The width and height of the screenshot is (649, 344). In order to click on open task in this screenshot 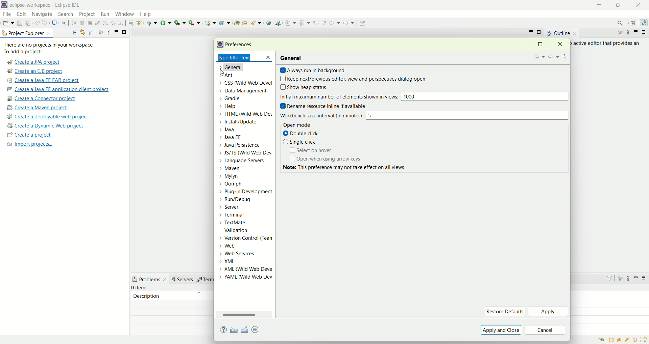, I will do `click(244, 22)`.